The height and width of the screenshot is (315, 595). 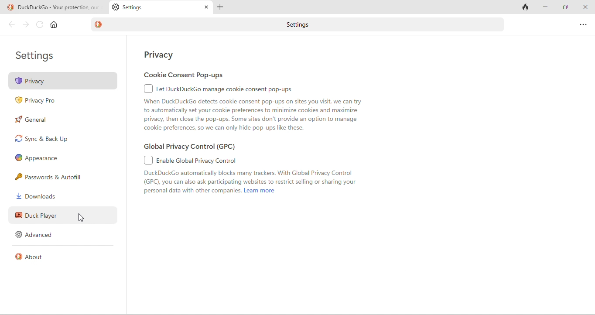 What do you see at coordinates (65, 215) in the screenshot?
I see `duck player` at bounding box center [65, 215].